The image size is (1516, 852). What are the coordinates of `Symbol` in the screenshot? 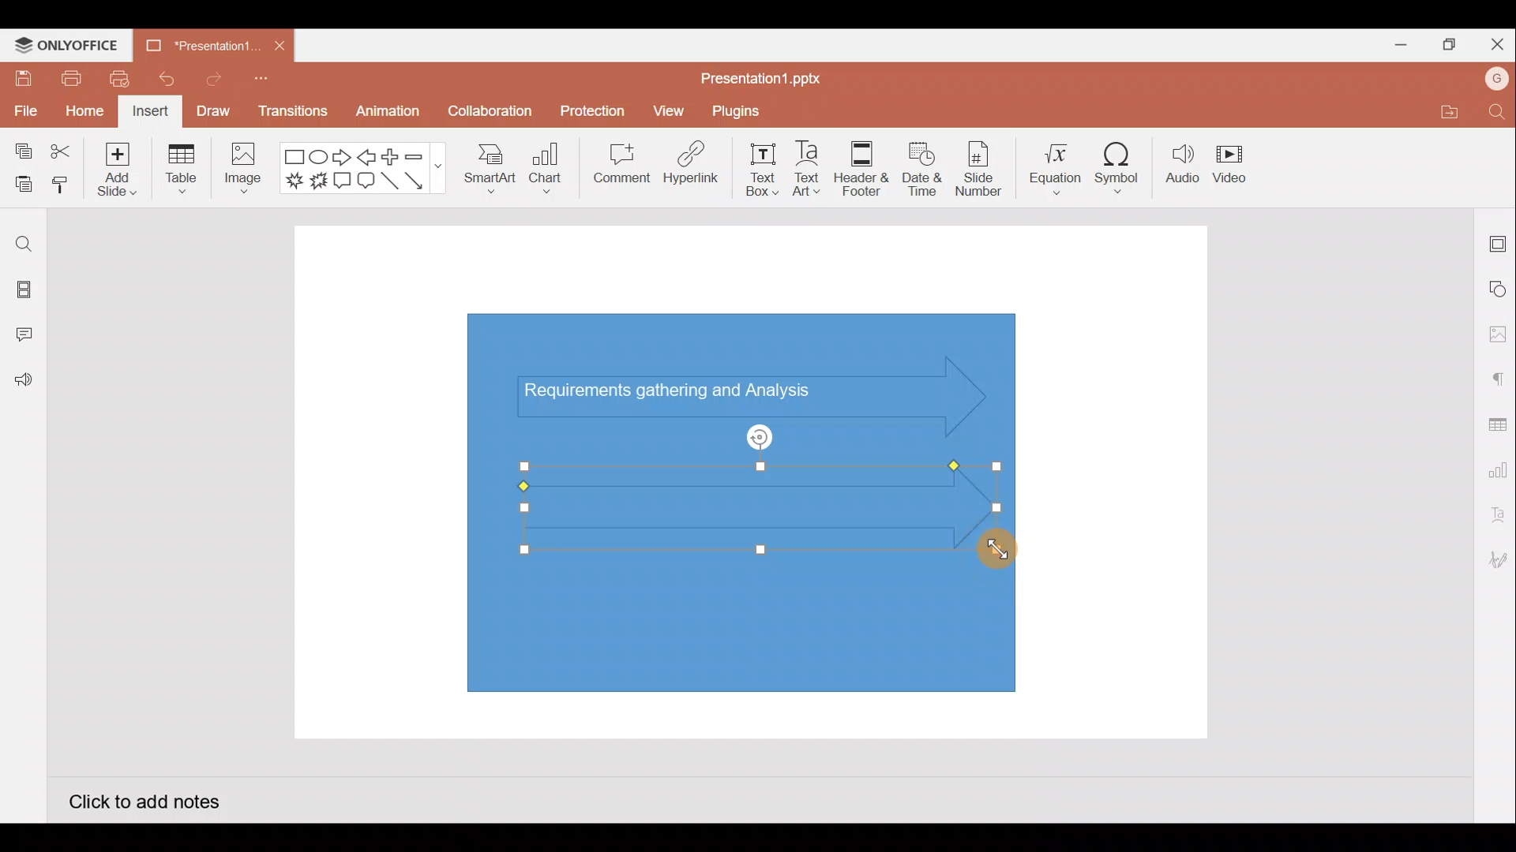 It's located at (1118, 164).